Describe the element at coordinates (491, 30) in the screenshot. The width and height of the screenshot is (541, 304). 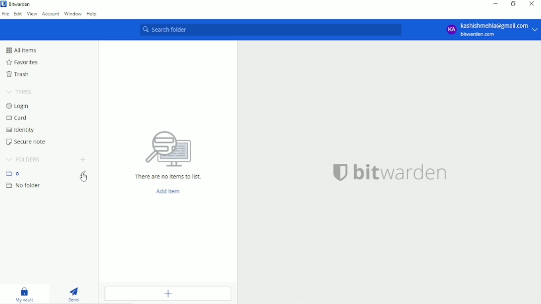
I see `Account` at that location.